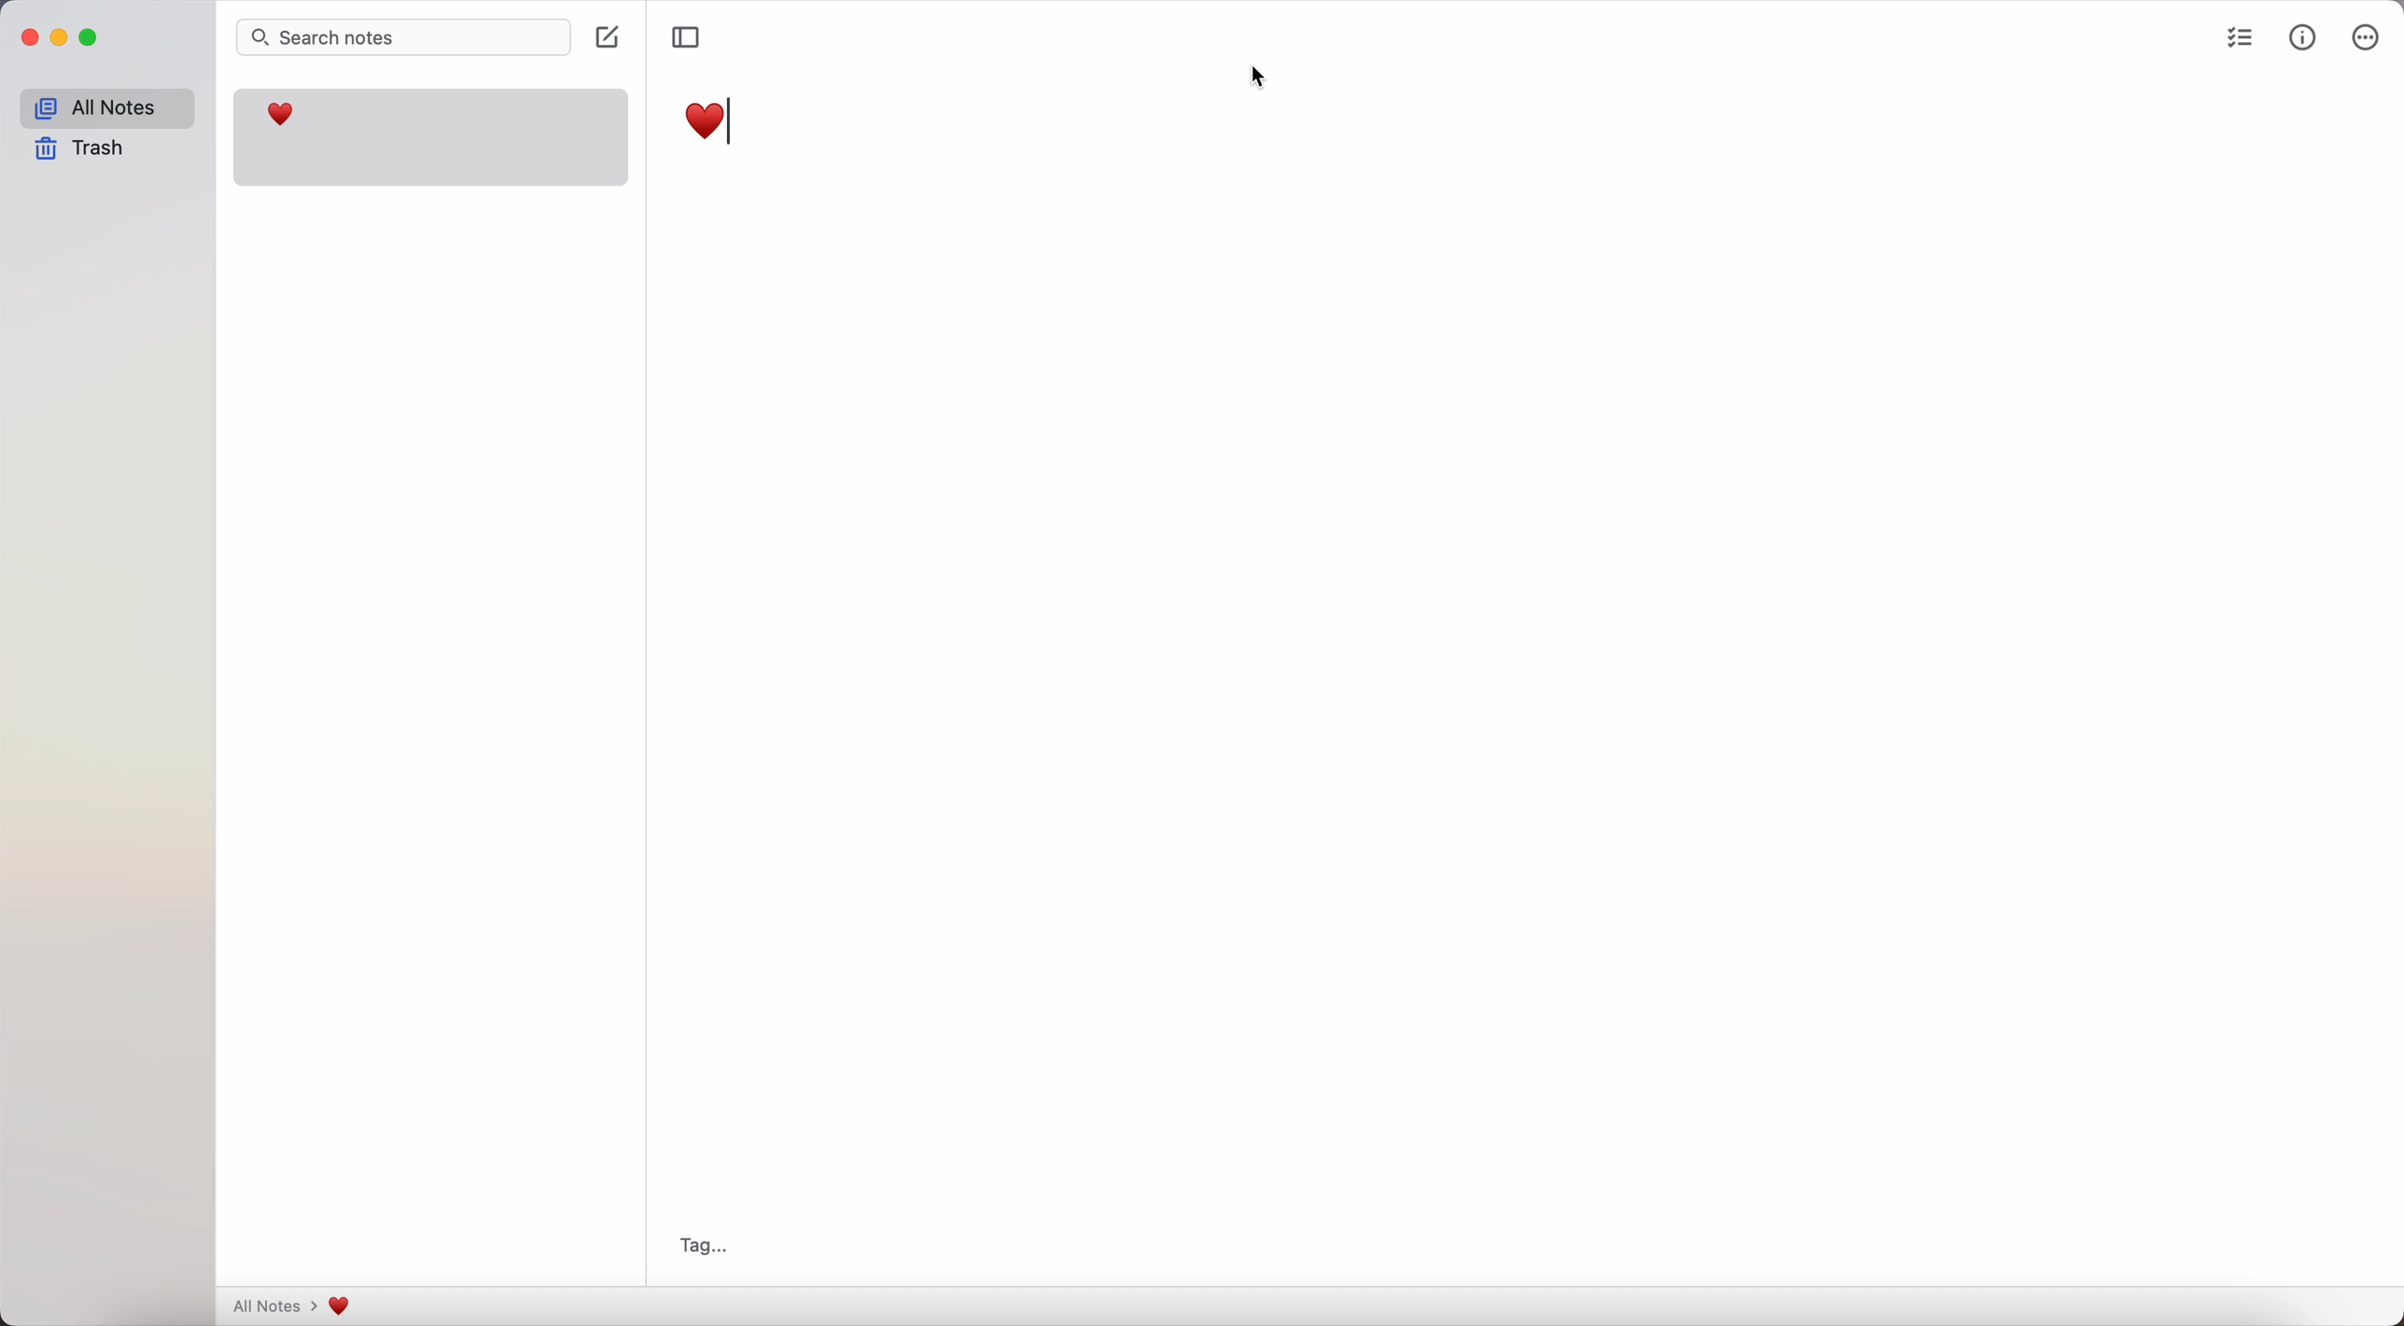  What do you see at coordinates (1265, 78) in the screenshot?
I see `cursor` at bounding box center [1265, 78].